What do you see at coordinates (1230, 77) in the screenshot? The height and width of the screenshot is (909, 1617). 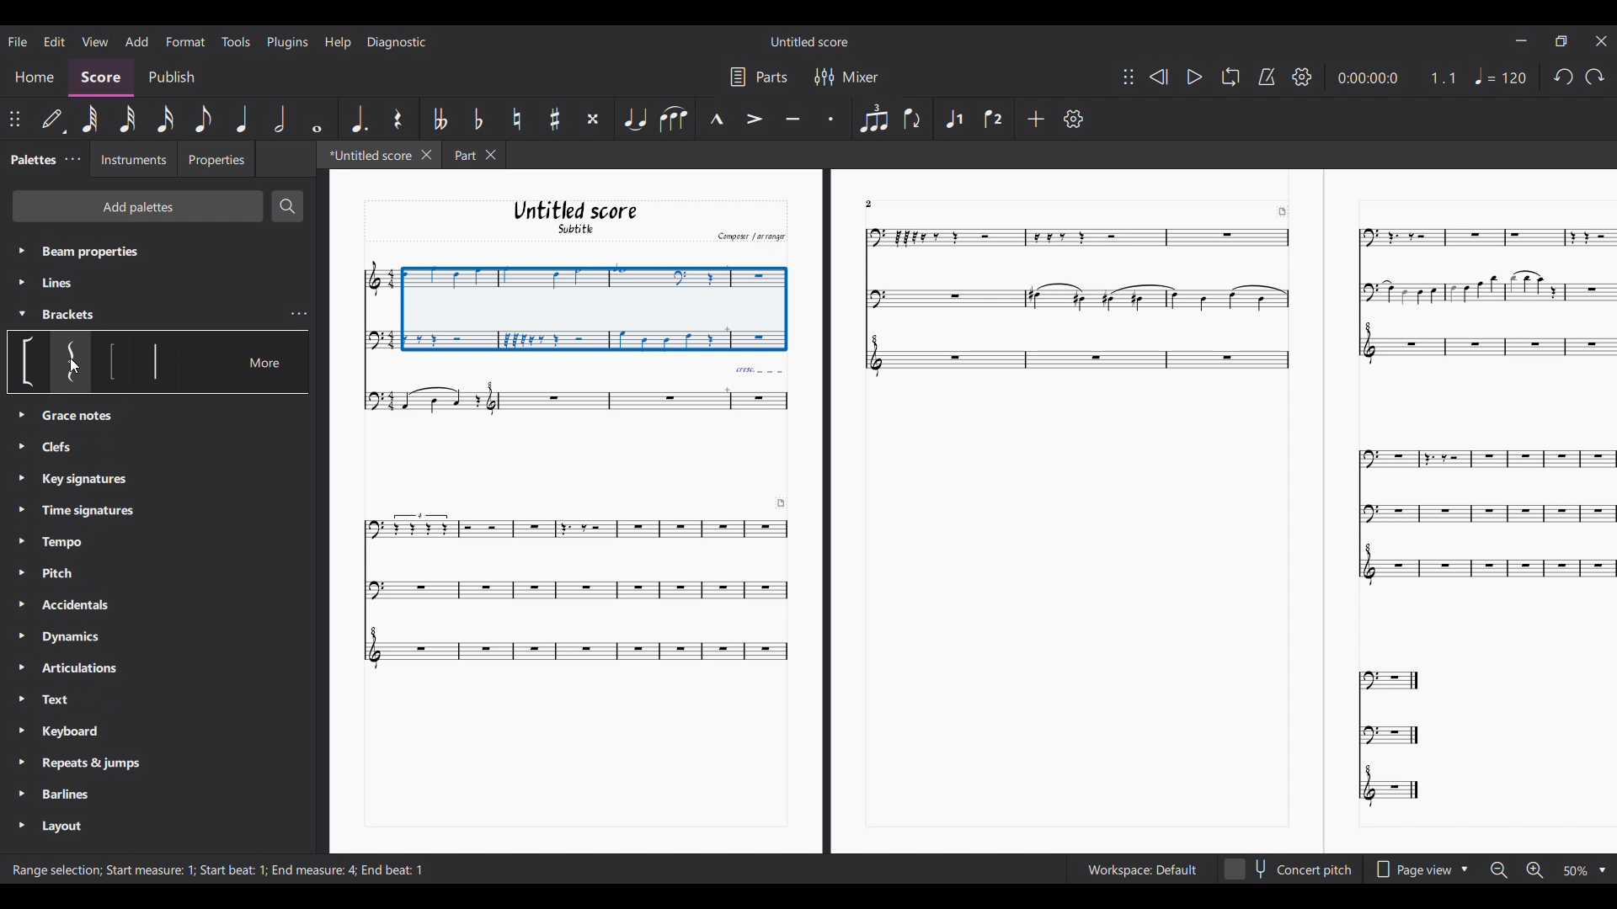 I see `Loop playback` at bounding box center [1230, 77].